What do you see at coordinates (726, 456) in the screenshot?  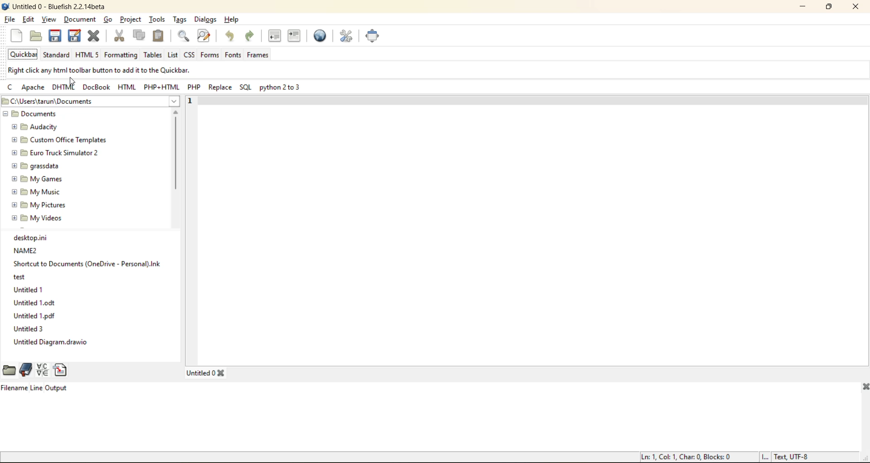 I see `metadata` at bounding box center [726, 456].